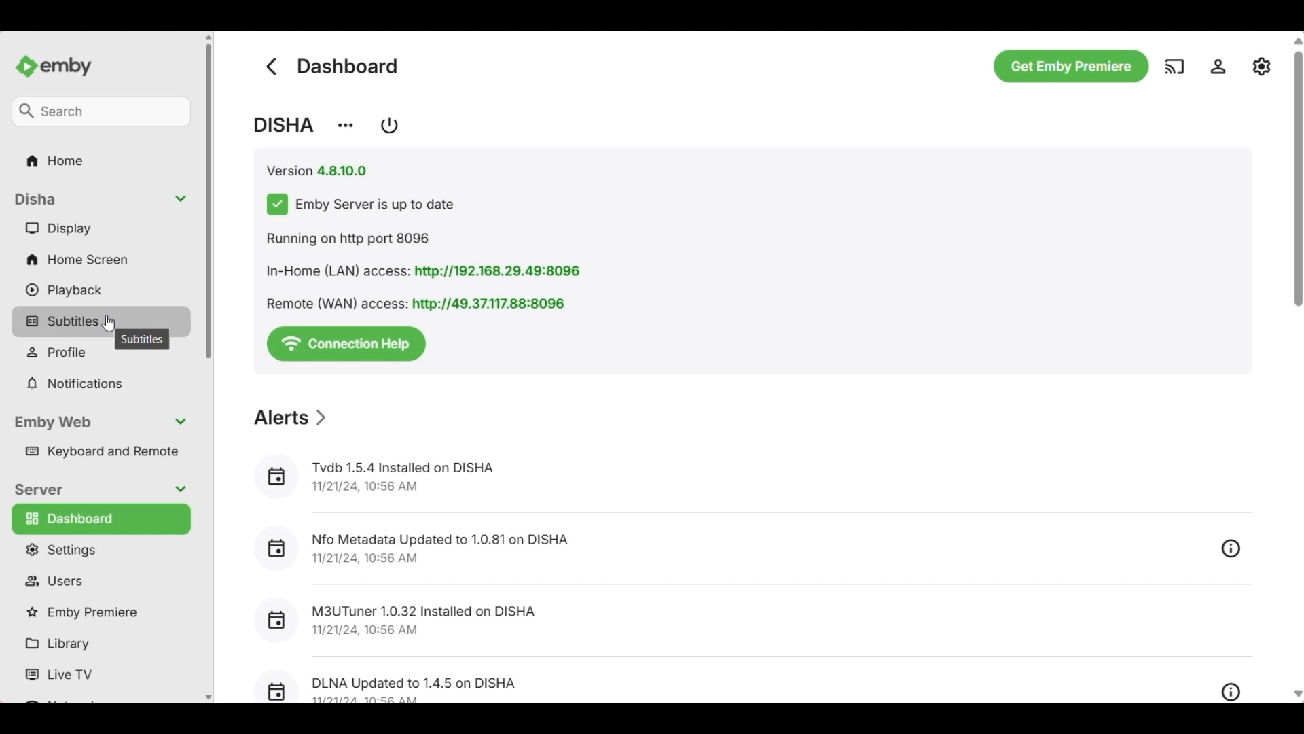 The height and width of the screenshot is (734, 1304). Describe the element at coordinates (421, 270) in the screenshot. I see `` at that location.